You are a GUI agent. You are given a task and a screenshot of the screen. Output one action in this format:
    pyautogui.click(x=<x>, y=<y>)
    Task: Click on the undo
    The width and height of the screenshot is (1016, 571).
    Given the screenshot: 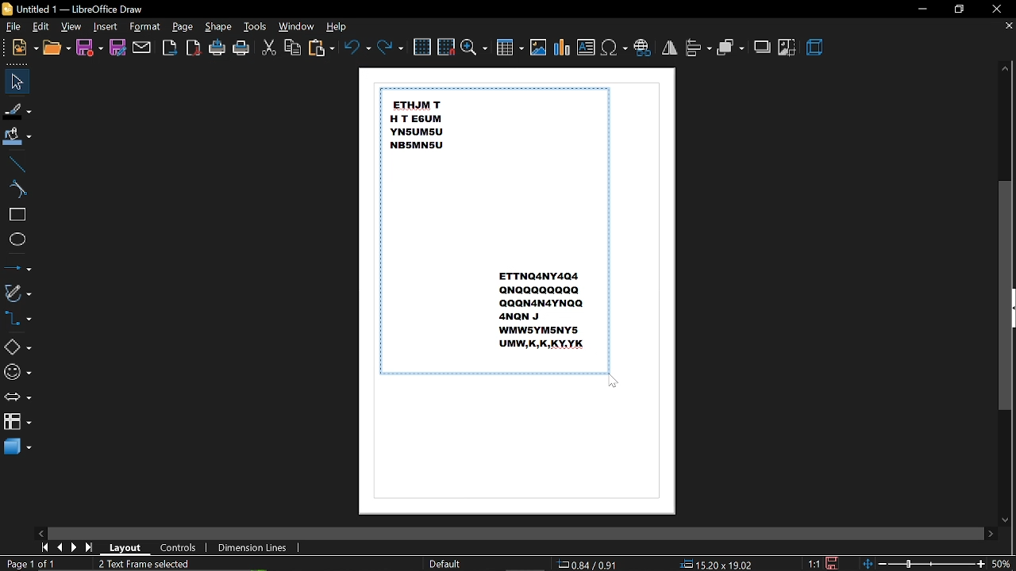 What is the action you would take?
    pyautogui.click(x=356, y=47)
    